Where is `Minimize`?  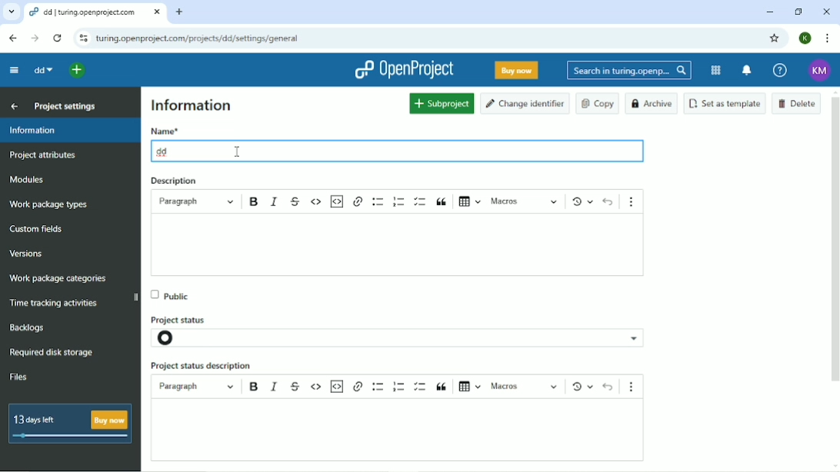
Minimize is located at coordinates (770, 12).